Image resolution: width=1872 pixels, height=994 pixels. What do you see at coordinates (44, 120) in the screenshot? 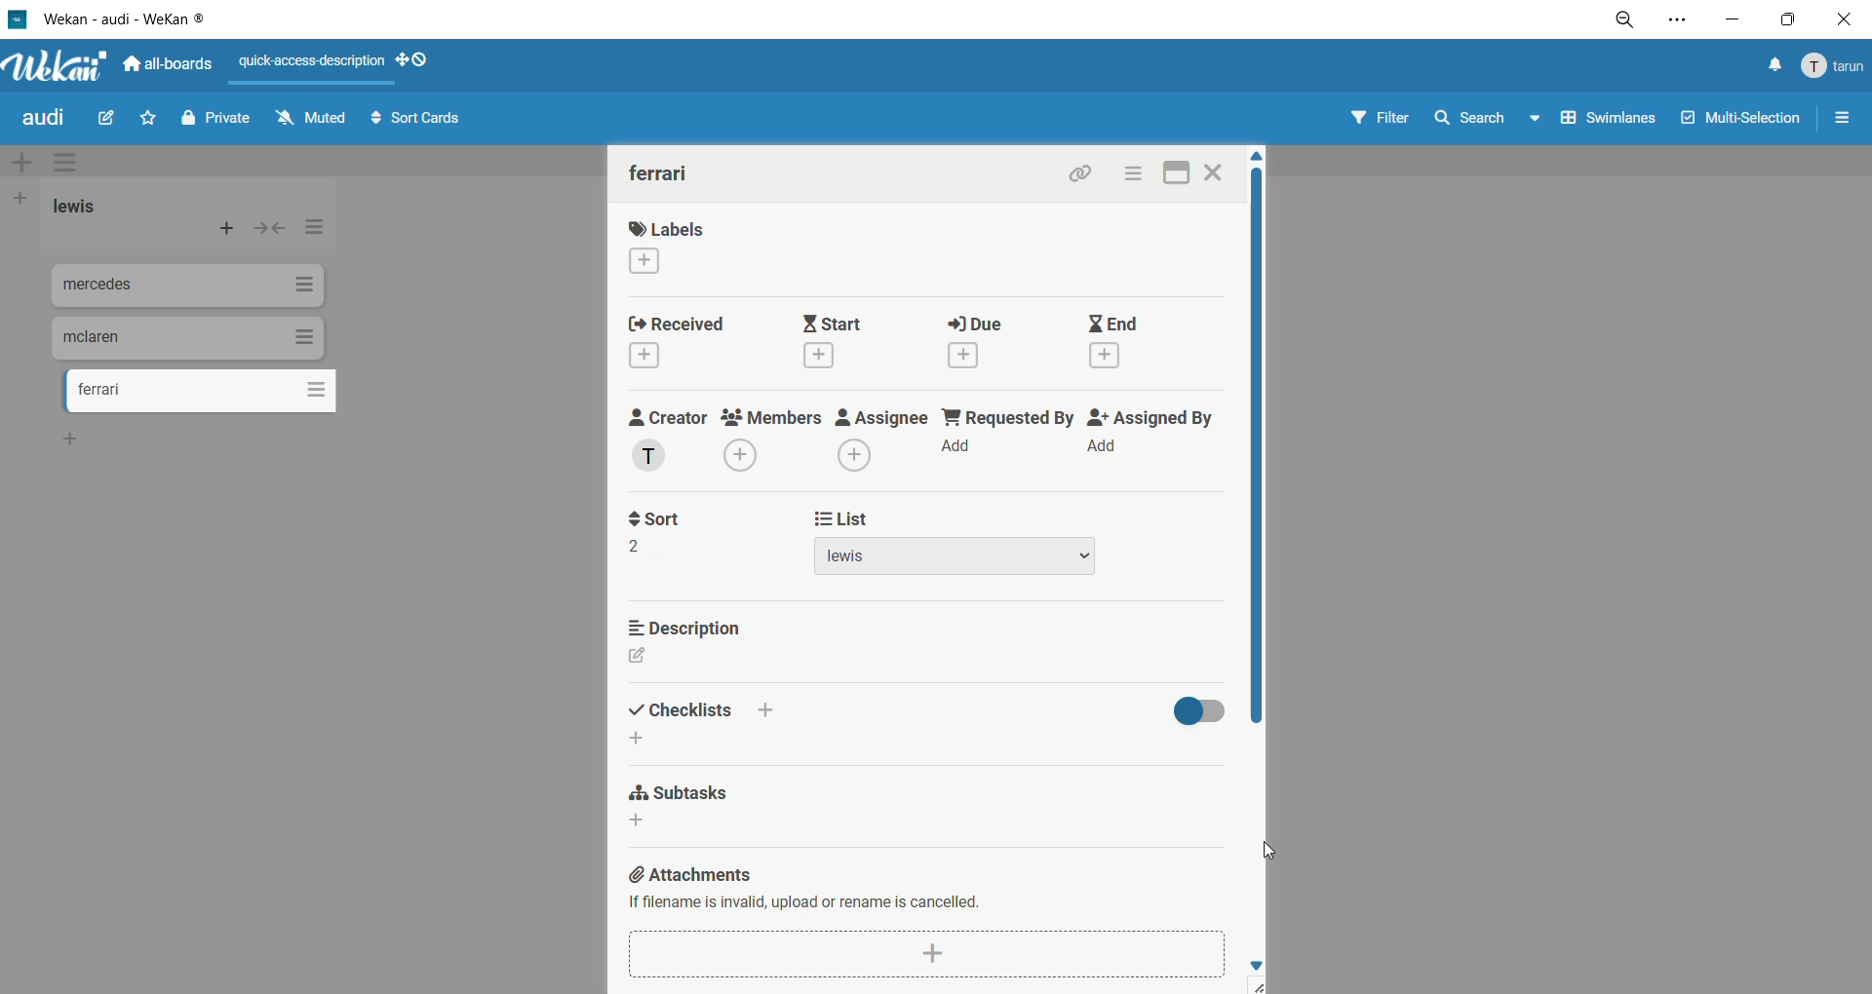
I see `board title` at bounding box center [44, 120].